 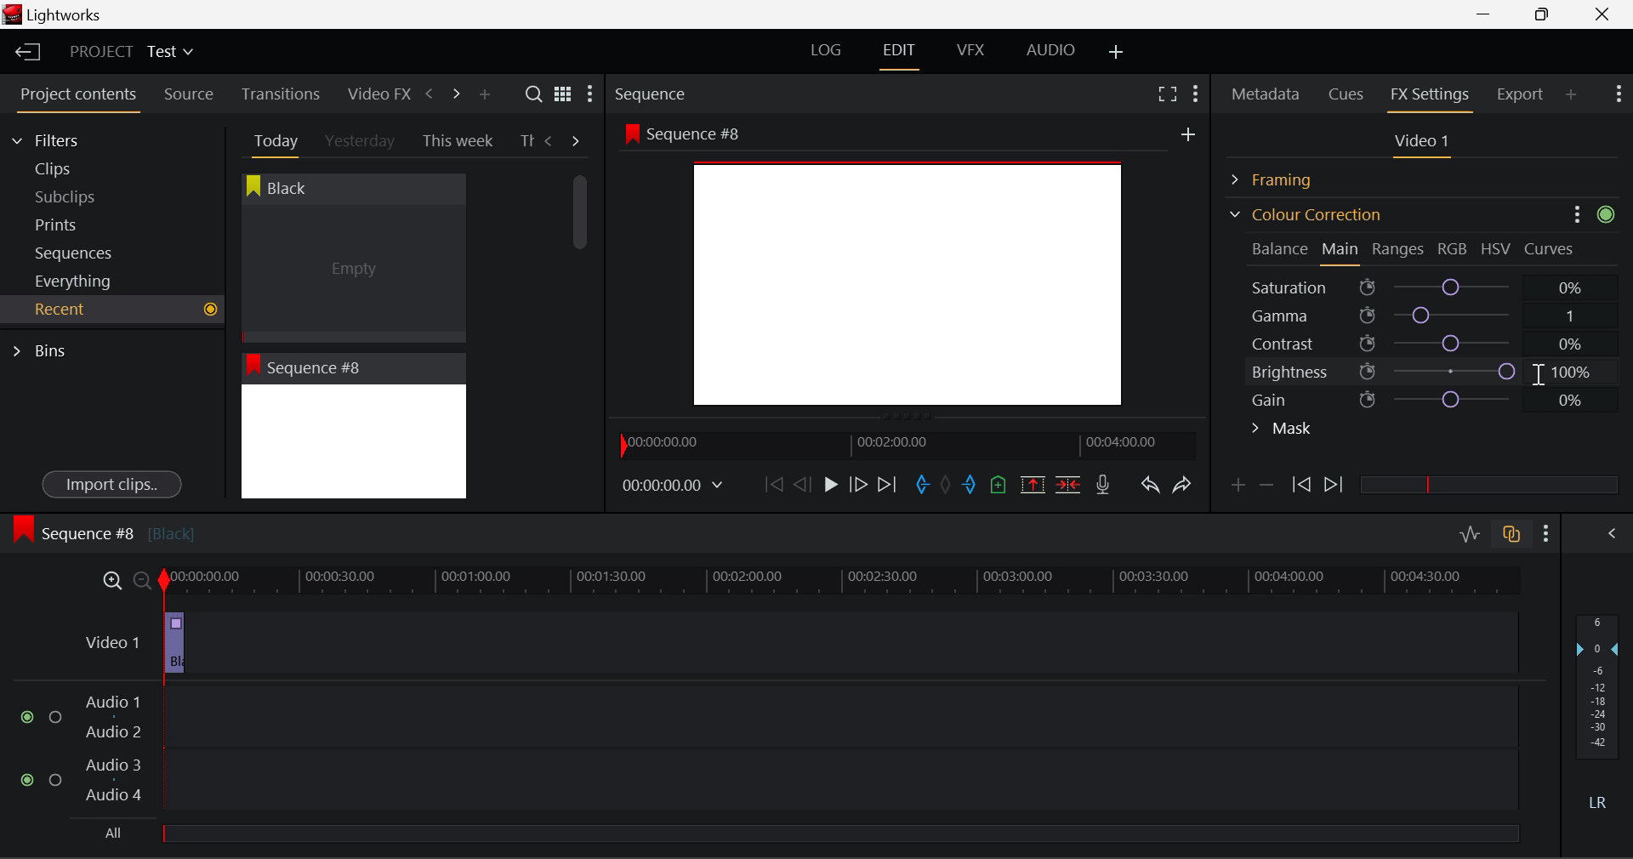 What do you see at coordinates (1596, 716) in the screenshot?
I see `Decibel Gain` at bounding box center [1596, 716].